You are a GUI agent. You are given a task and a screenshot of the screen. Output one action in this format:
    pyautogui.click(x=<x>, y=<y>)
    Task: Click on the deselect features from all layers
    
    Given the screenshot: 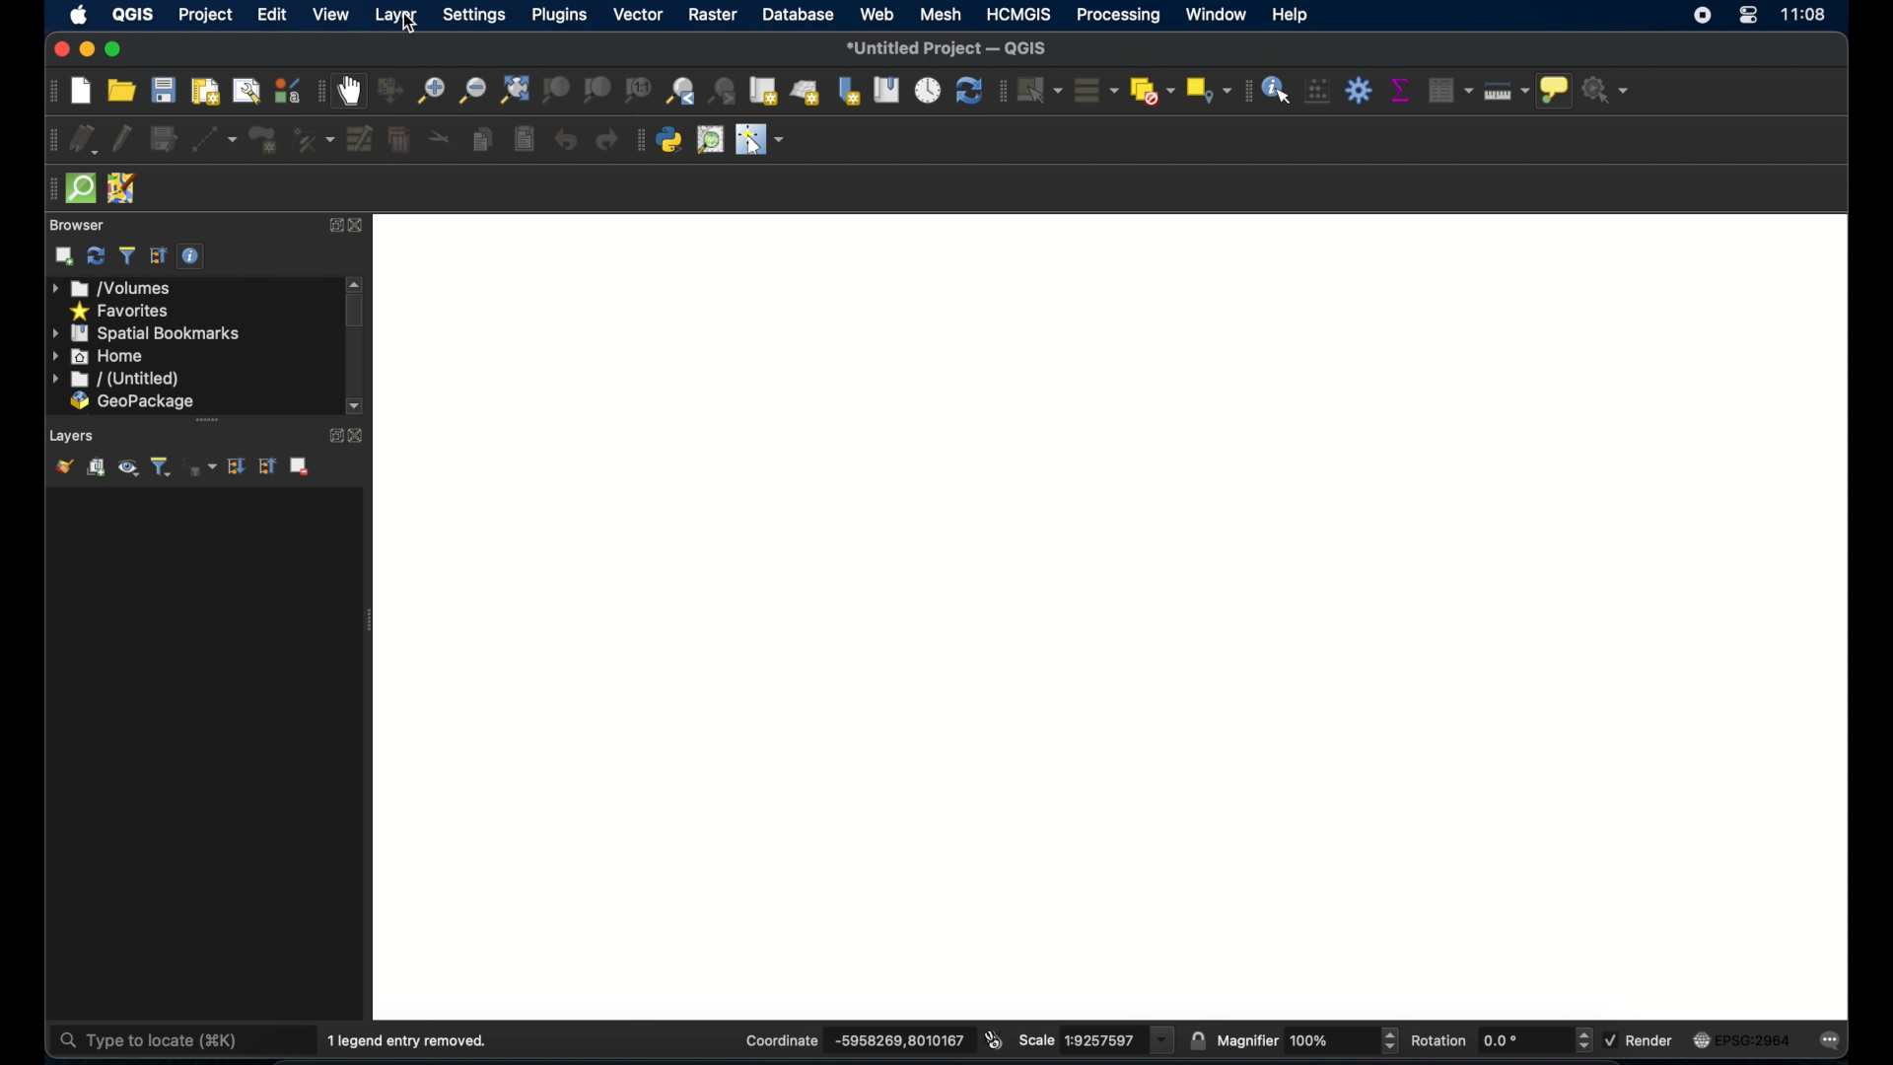 What is the action you would take?
    pyautogui.click(x=1150, y=90)
    